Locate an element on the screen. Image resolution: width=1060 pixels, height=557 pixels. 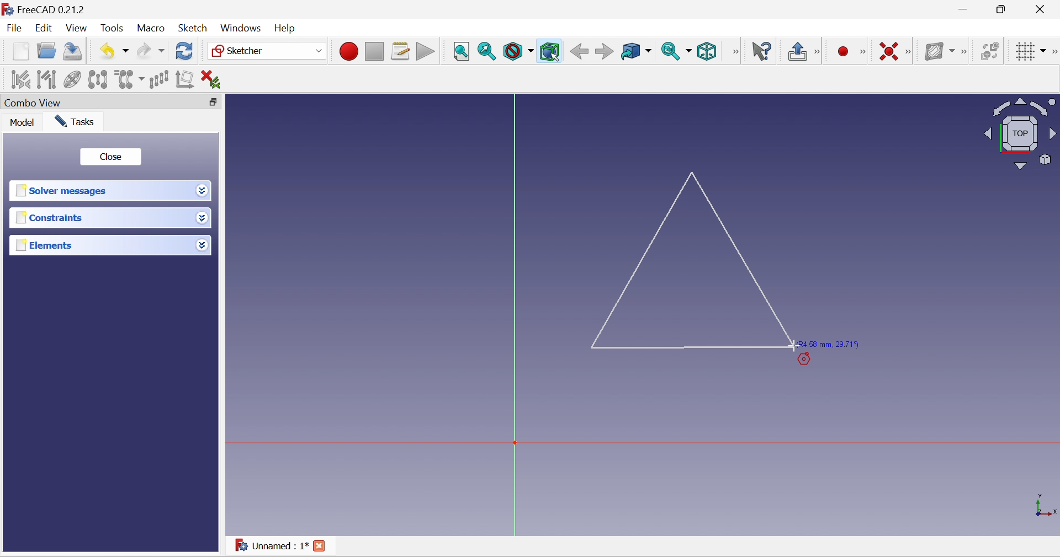
Drop down is located at coordinates (203, 245).